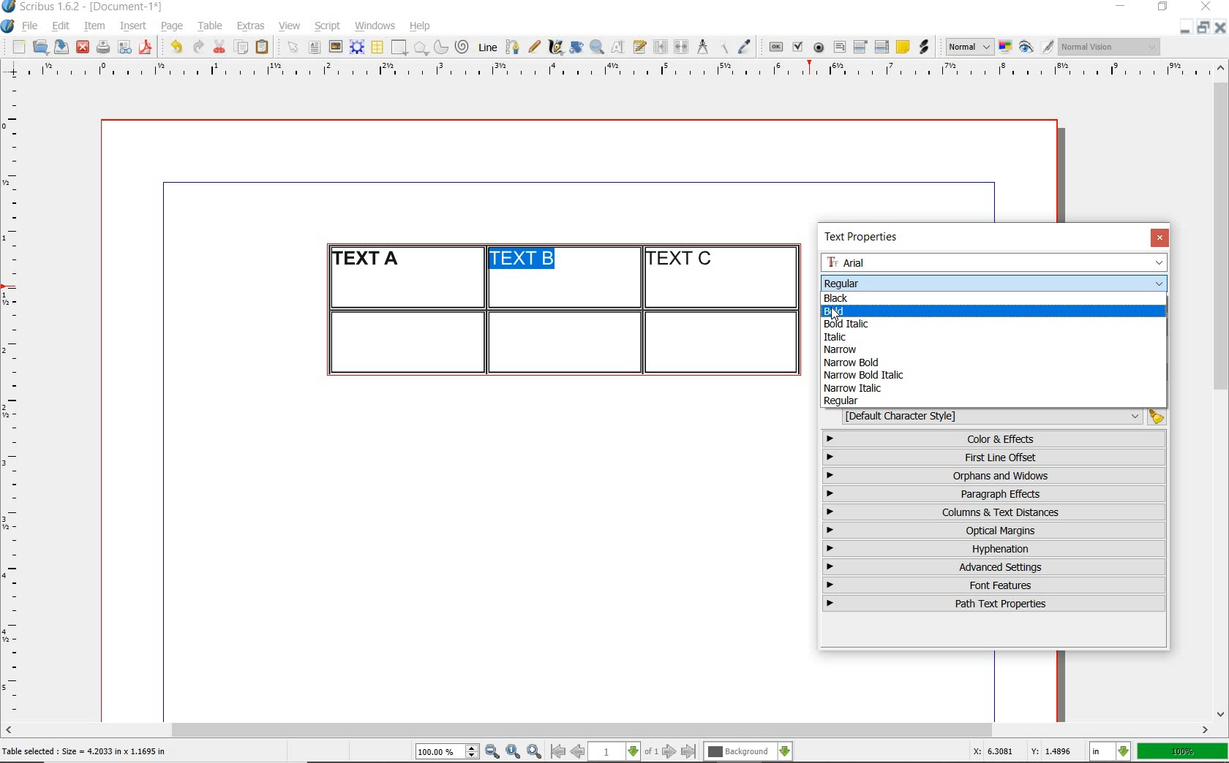 The width and height of the screenshot is (1229, 763). Describe the element at coordinates (1160, 238) in the screenshot. I see `close` at that location.